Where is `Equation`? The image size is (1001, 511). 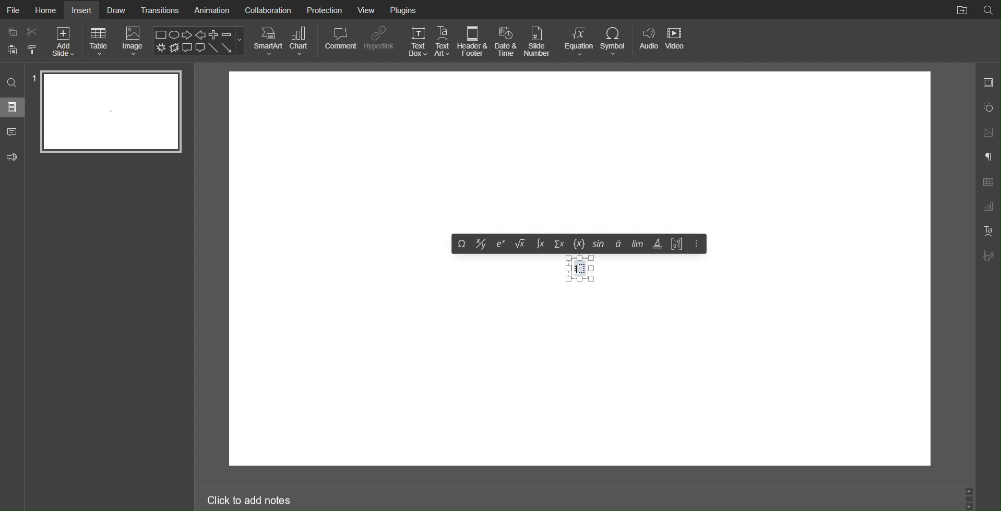
Equation is located at coordinates (579, 41).